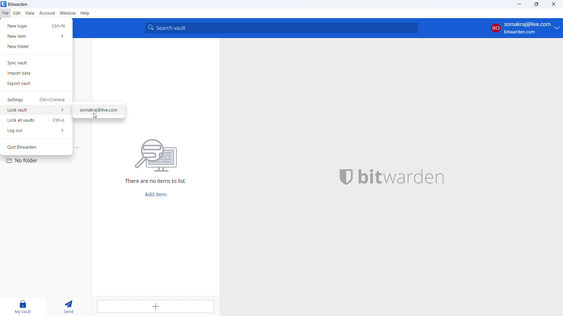 The width and height of the screenshot is (563, 316). Describe the element at coordinates (68, 13) in the screenshot. I see `window` at that location.